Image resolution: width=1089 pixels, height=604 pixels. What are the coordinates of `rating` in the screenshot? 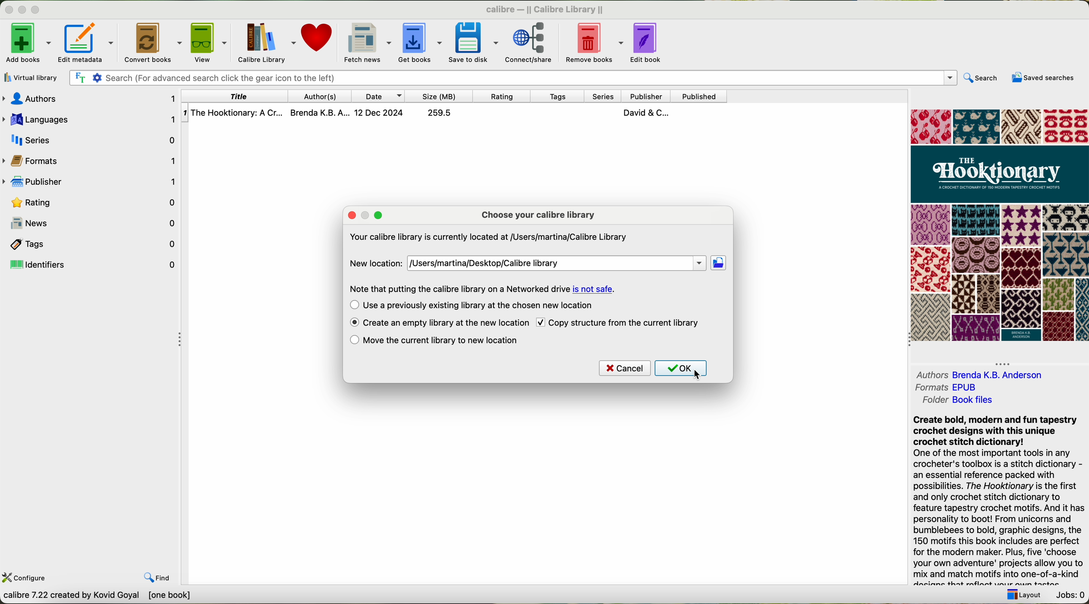 It's located at (90, 203).